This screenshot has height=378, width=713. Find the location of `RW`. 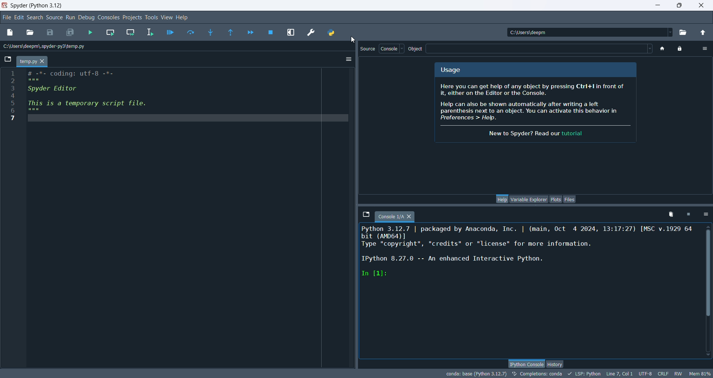

RW is located at coordinates (678, 374).